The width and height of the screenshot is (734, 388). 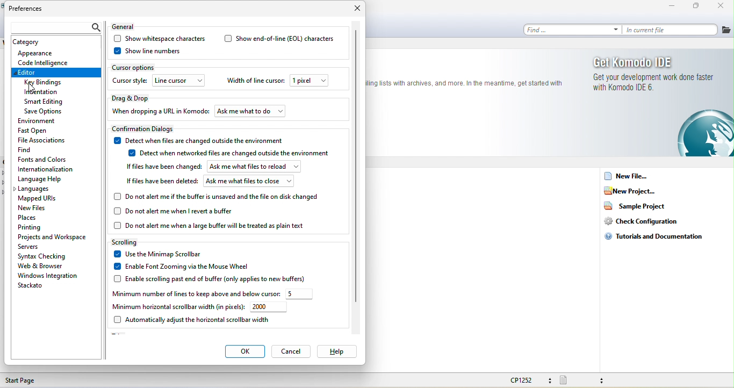 I want to click on syntax checking, so click(x=44, y=256).